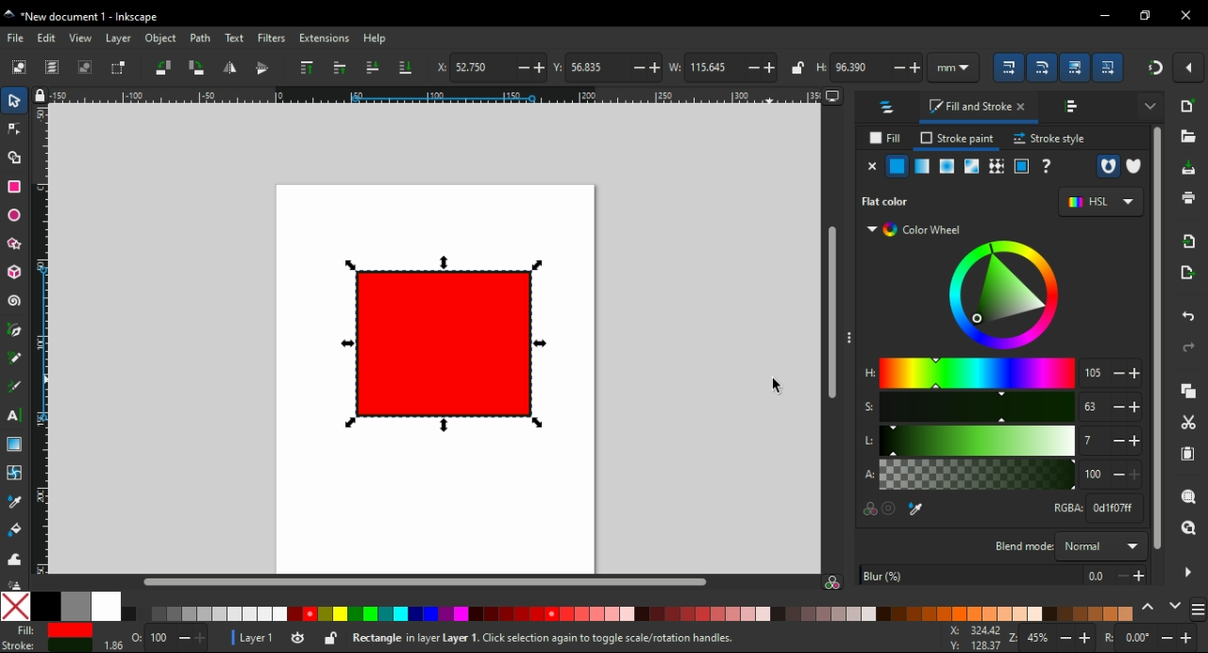 The width and height of the screenshot is (1208, 653). What do you see at coordinates (958, 139) in the screenshot?
I see `stroke paint` at bounding box center [958, 139].